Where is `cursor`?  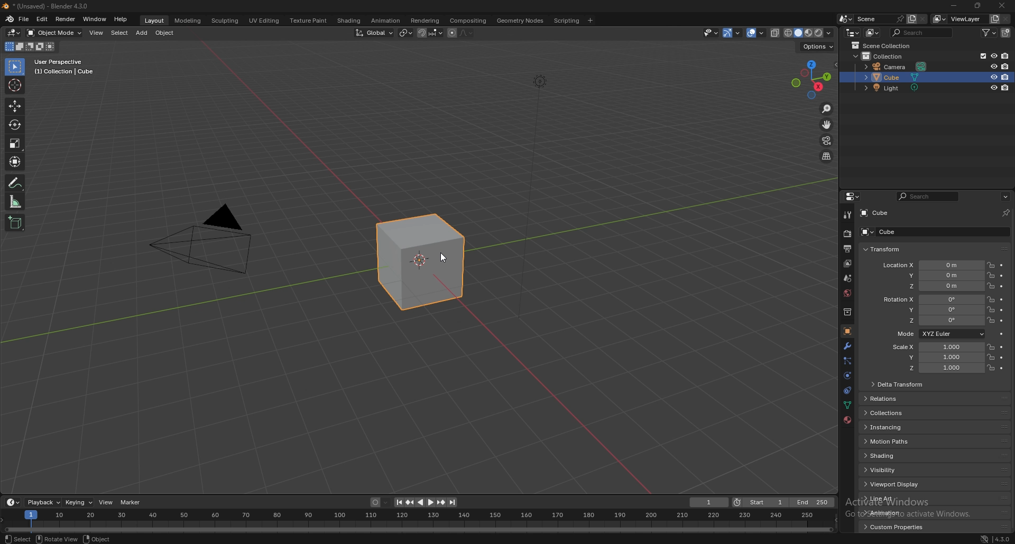
cursor is located at coordinates (444, 254).